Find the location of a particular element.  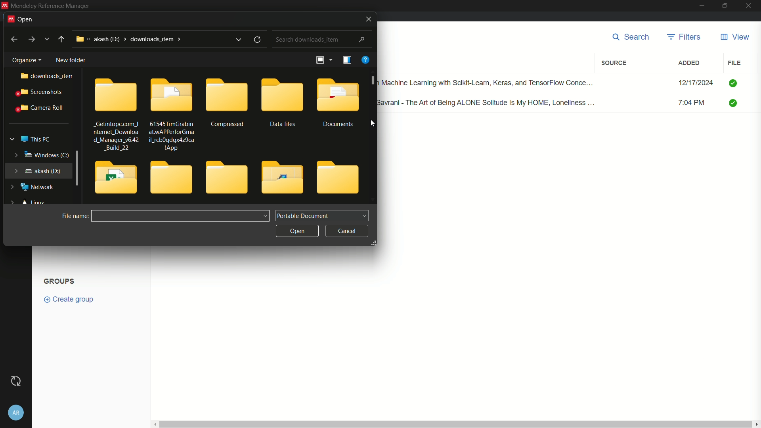

7:04 PM is located at coordinates (696, 104).